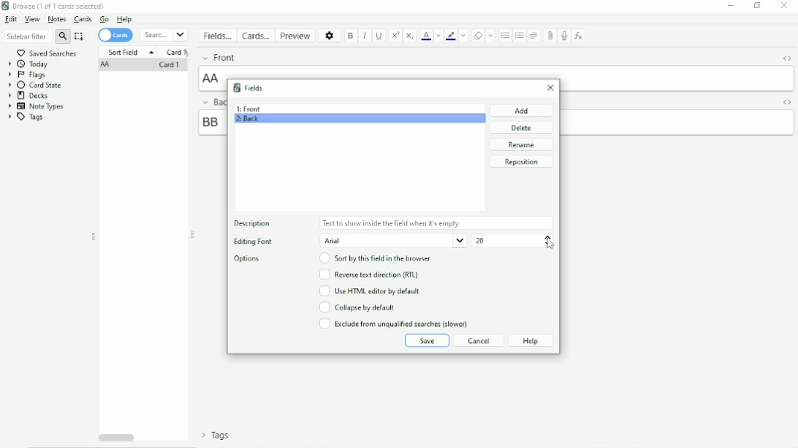  I want to click on Sort by this field in the browser, so click(377, 258).